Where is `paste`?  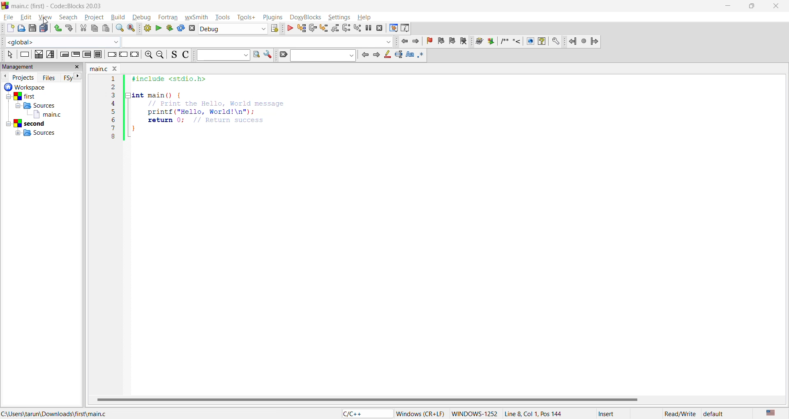 paste is located at coordinates (106, 29).